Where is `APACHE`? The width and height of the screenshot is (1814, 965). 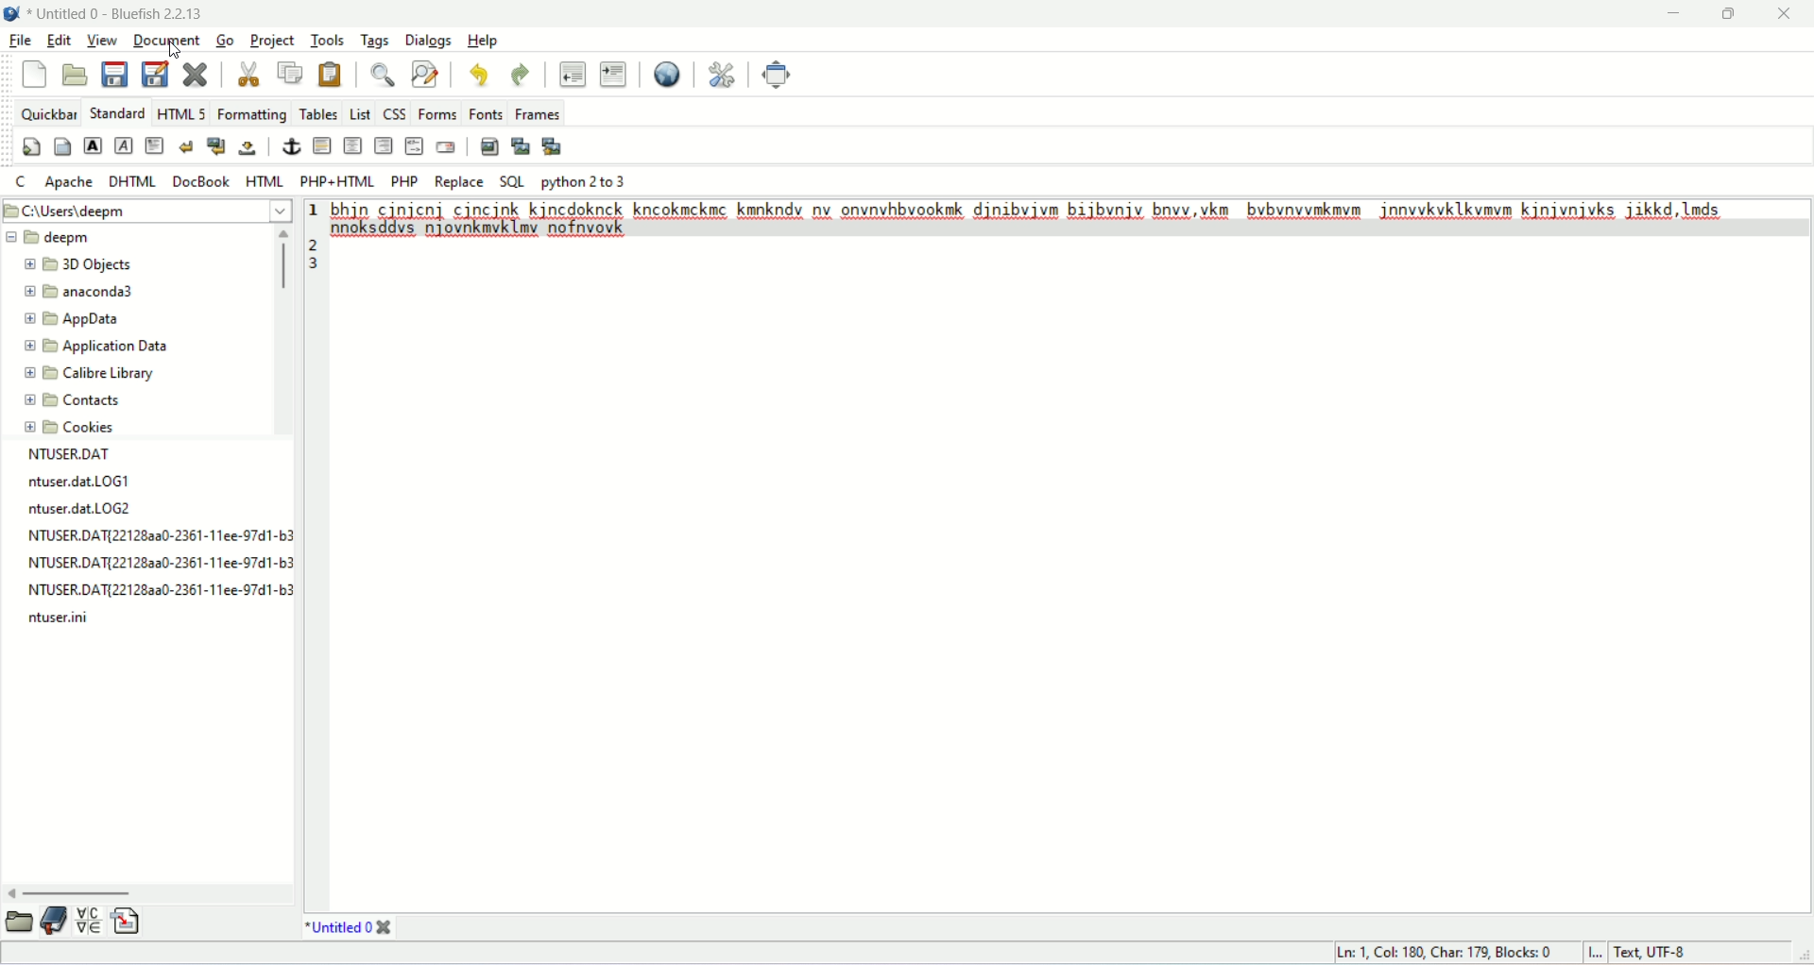 APACHE is located at coordinates (70, 183).